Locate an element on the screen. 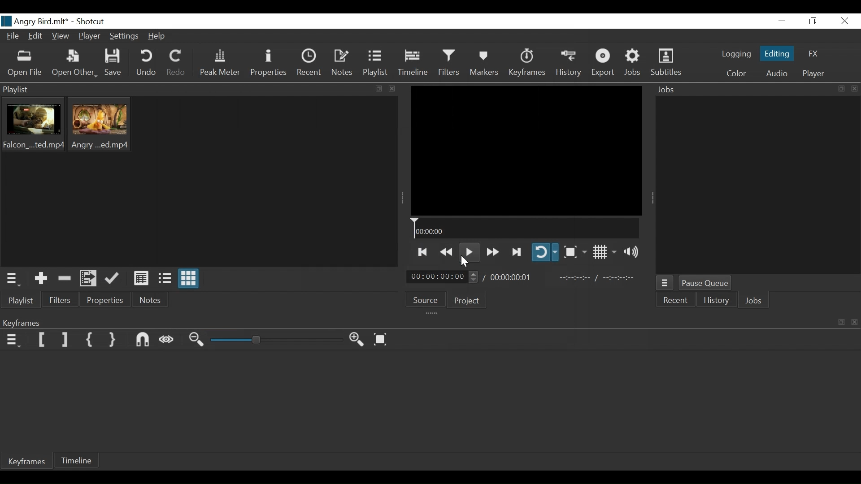 The width and height of the screenshot is (861, 484). History is located at coordinates (716, 300).